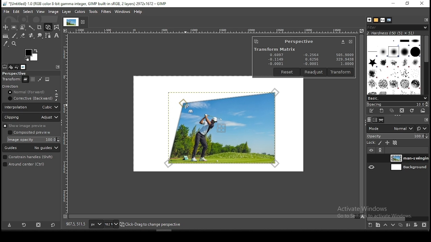  Describe the element at coordinates (30, 133) in the screenshot. I see `composite preview` at that location.